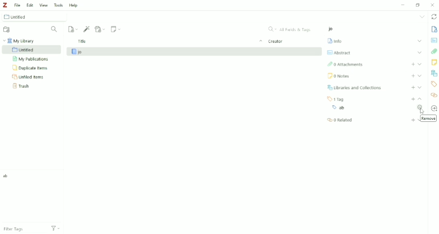  I want to click on New Collection, so click(7, 29).